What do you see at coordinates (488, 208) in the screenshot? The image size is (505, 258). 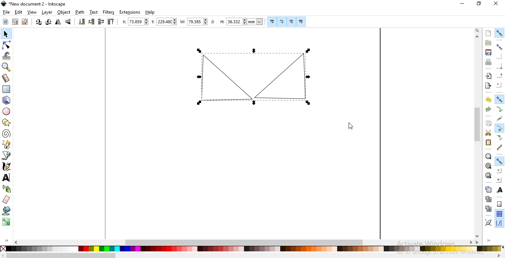 I see `cut the selected clone` at bounding box center [488, 208].